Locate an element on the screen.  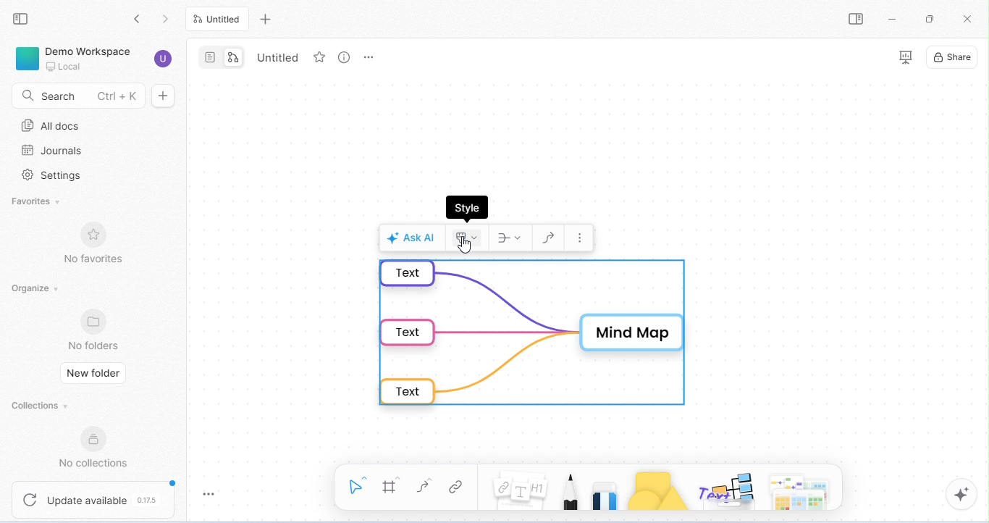
new doc is located at coordinates (164, 96).